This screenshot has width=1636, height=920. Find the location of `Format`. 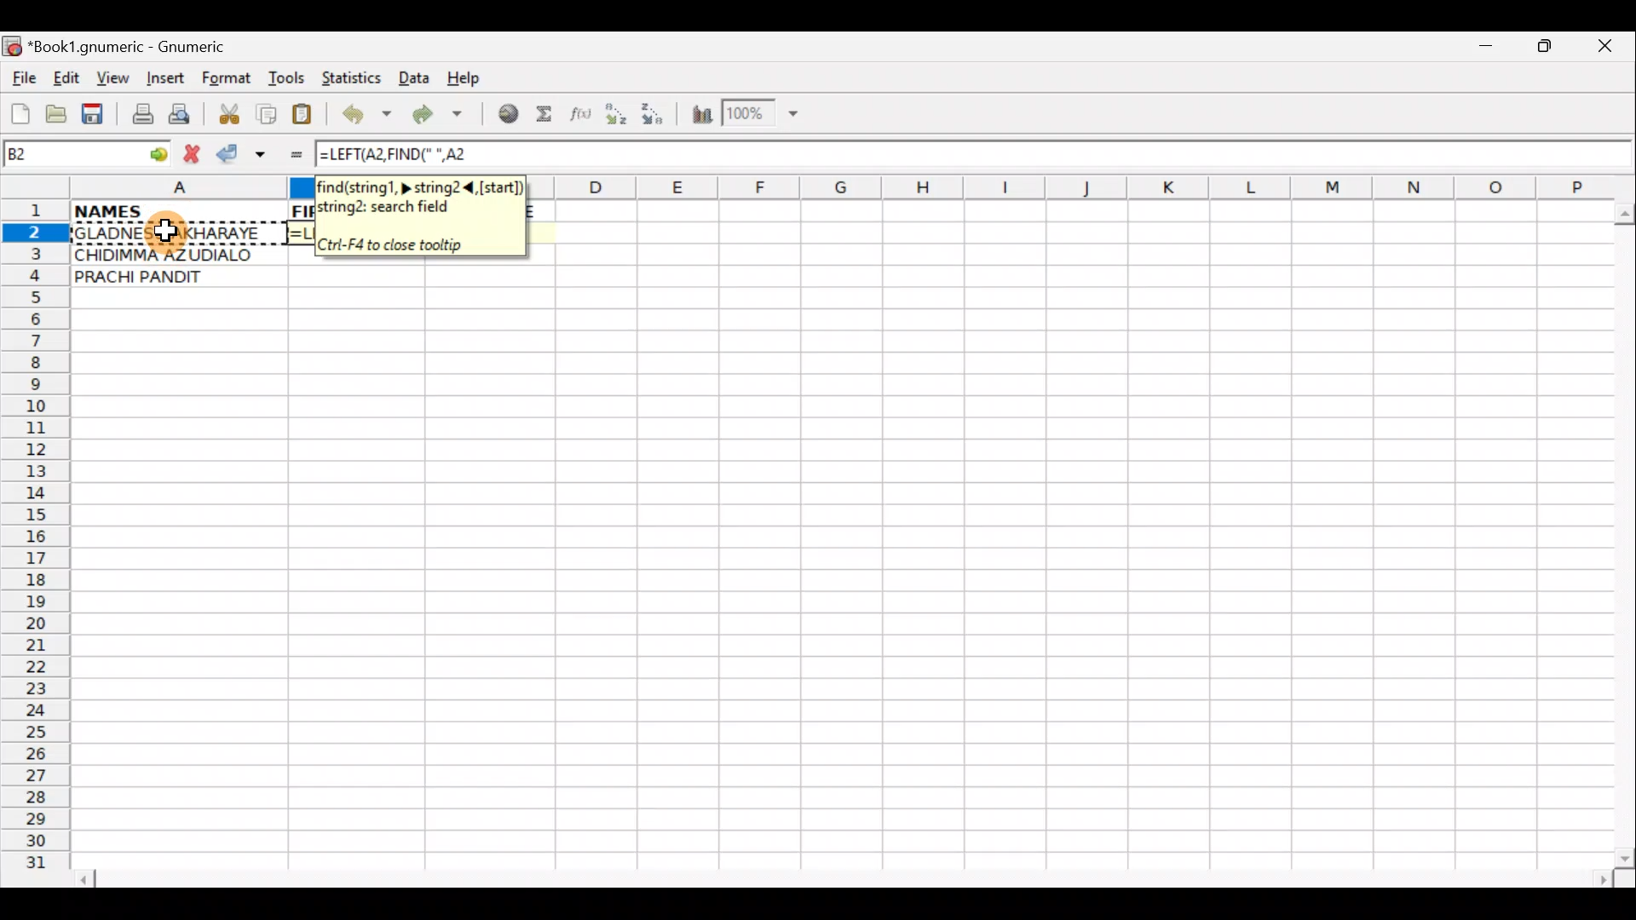

Format is located at coordinates (230, 80).